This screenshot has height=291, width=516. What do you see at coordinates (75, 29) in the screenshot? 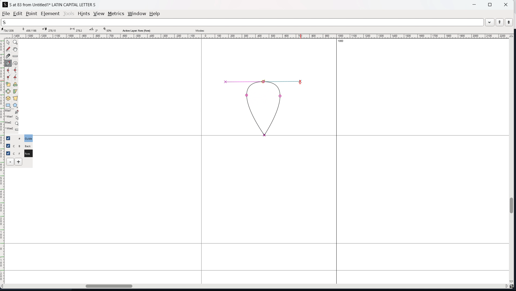
I see `distance between points` at bounding box center [75, 29].